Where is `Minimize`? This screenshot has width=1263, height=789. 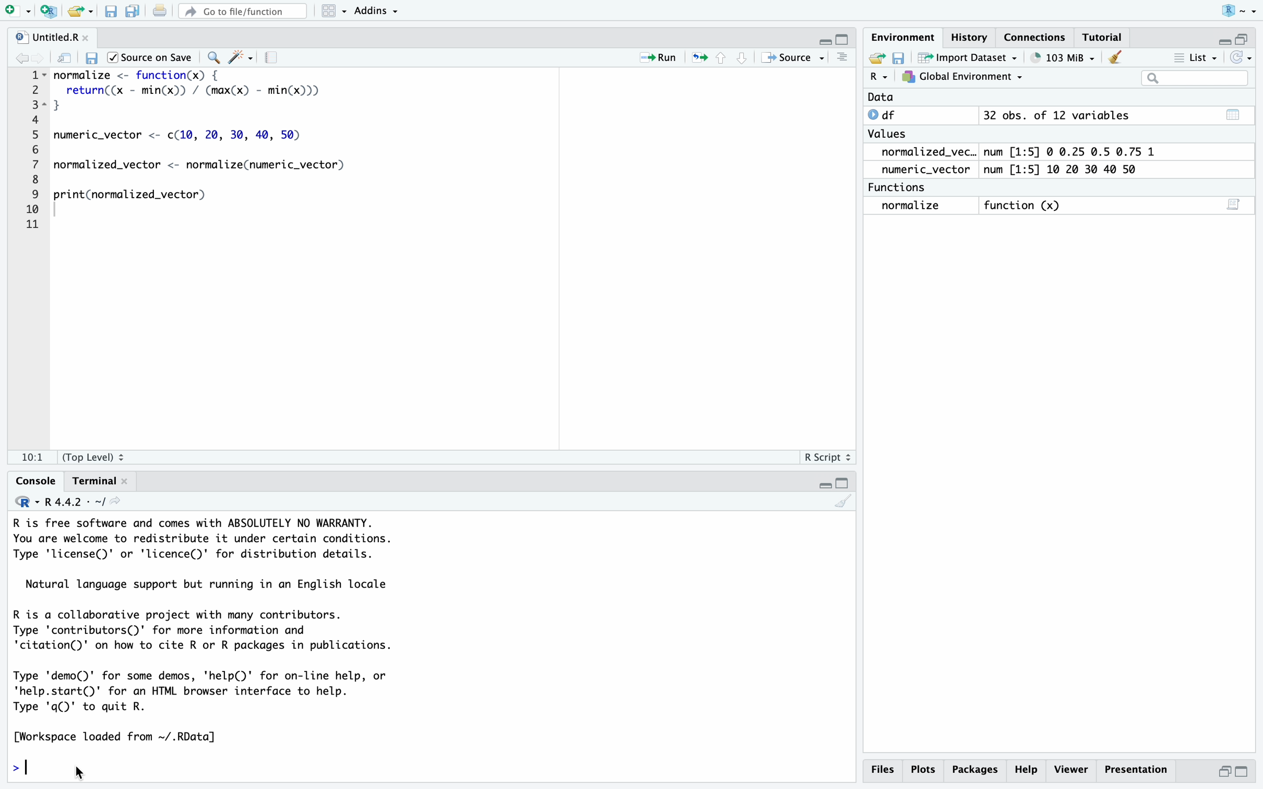 Minimize is located at coordinates (823, 485).